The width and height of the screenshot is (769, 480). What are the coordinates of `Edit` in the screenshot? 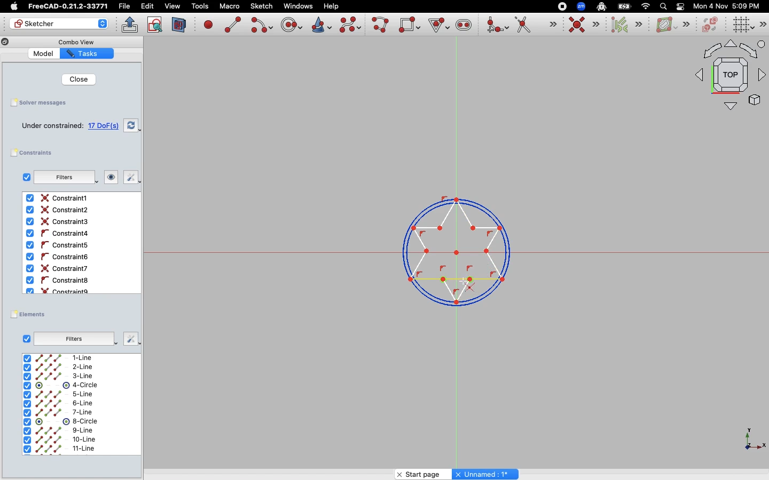 It's located at (147, 6).